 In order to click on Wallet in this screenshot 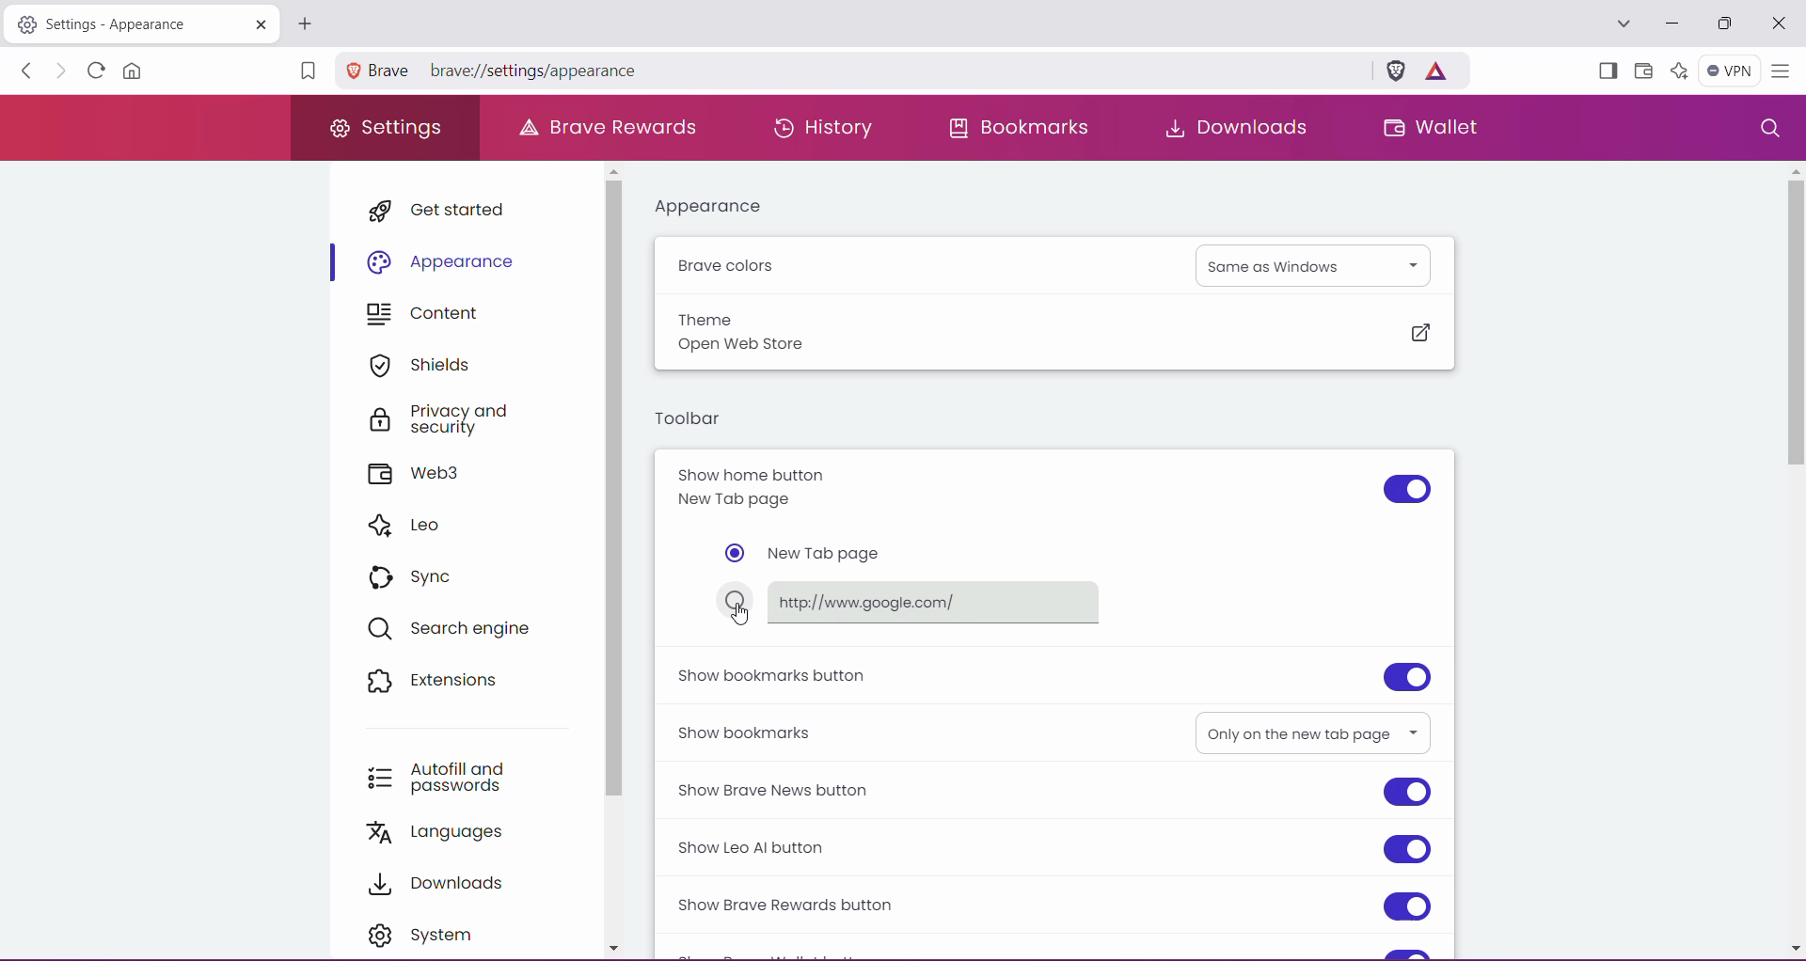, I will do `click(1642, 71)`.